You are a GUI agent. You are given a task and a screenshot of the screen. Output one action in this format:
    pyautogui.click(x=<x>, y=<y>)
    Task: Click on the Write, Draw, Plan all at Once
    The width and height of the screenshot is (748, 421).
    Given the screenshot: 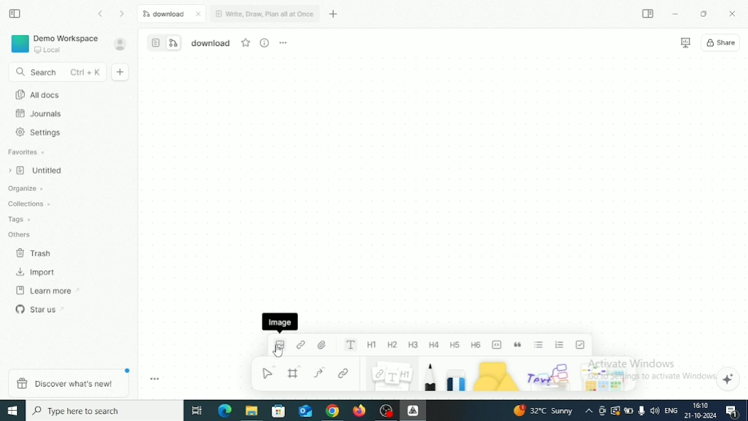 What is the action you would take?
    pyautogui.click(x=264, y=12)
    